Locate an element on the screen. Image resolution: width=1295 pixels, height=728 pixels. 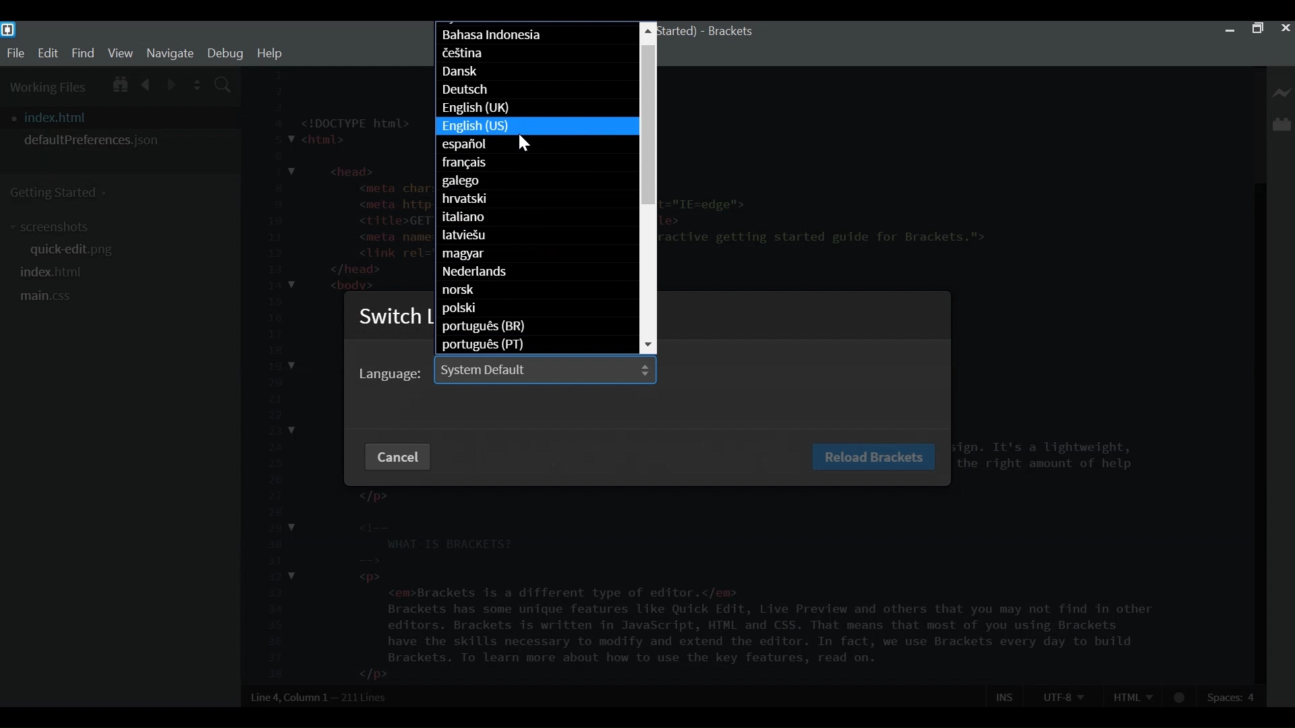
English (UK) is located at coordinates (536, 108).